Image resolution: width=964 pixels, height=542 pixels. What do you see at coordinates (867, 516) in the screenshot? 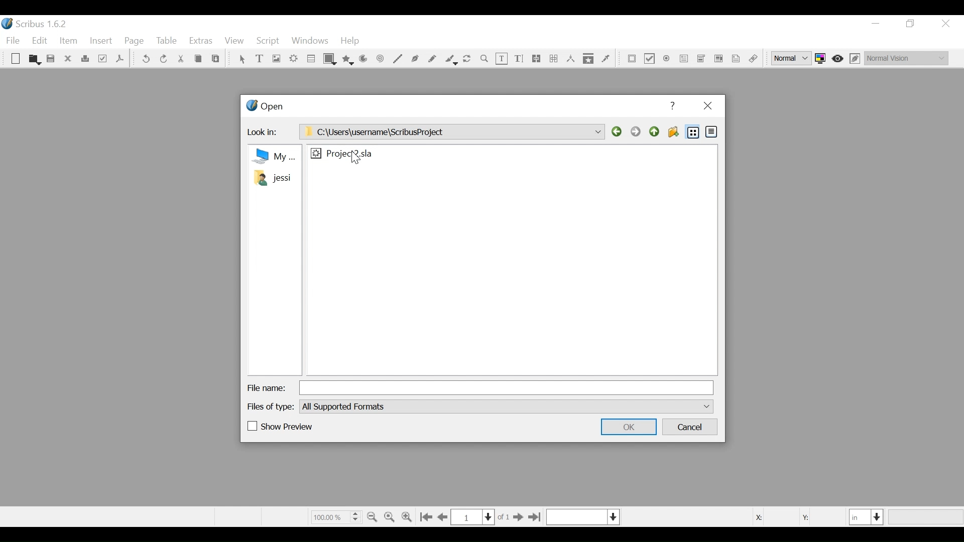
I see `Select the current unit` at bounding box center [867, 516].